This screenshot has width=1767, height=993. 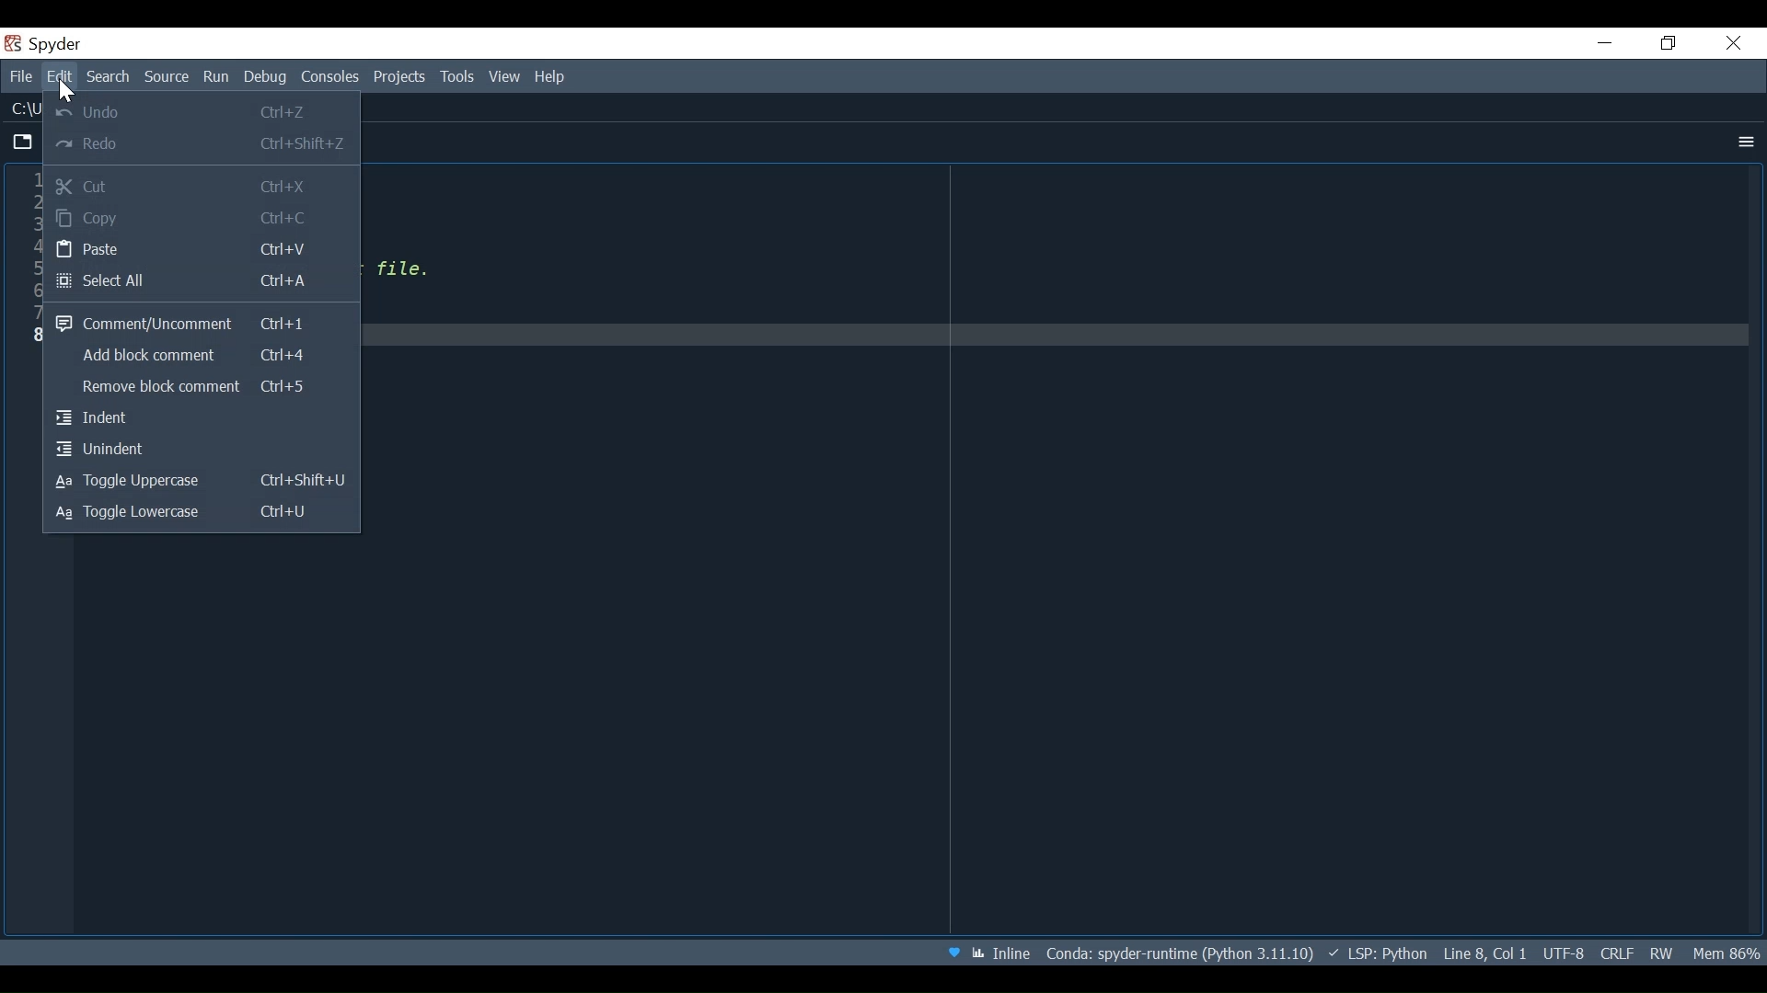 What do you see at coordinates (400, 79) in the screenshot?
I see `Projects` at bounding box center [400, 79].